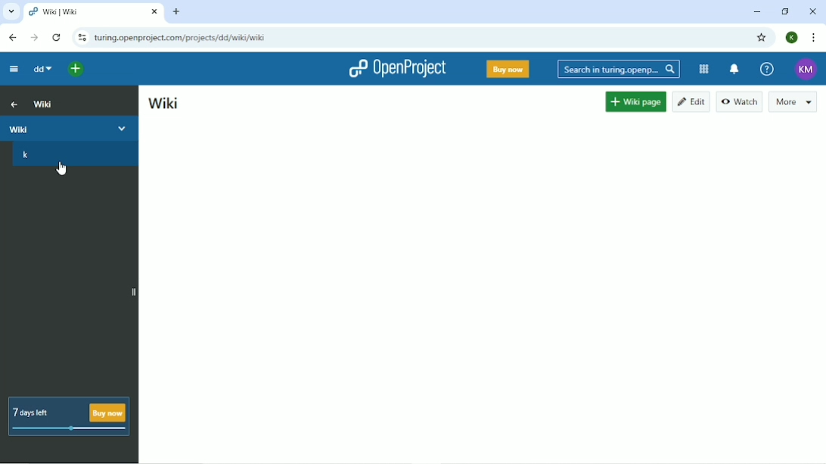  I want to click on k, so click(26, 155).